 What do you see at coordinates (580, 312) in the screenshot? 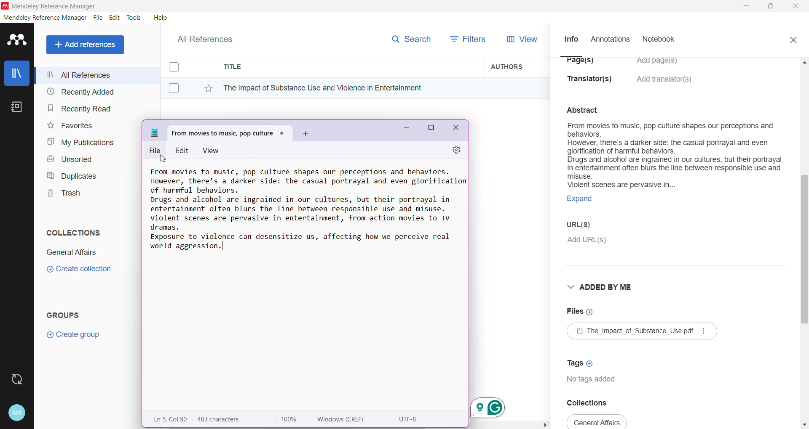
I see `Click to Add Files` at bounding box center [580, 312].